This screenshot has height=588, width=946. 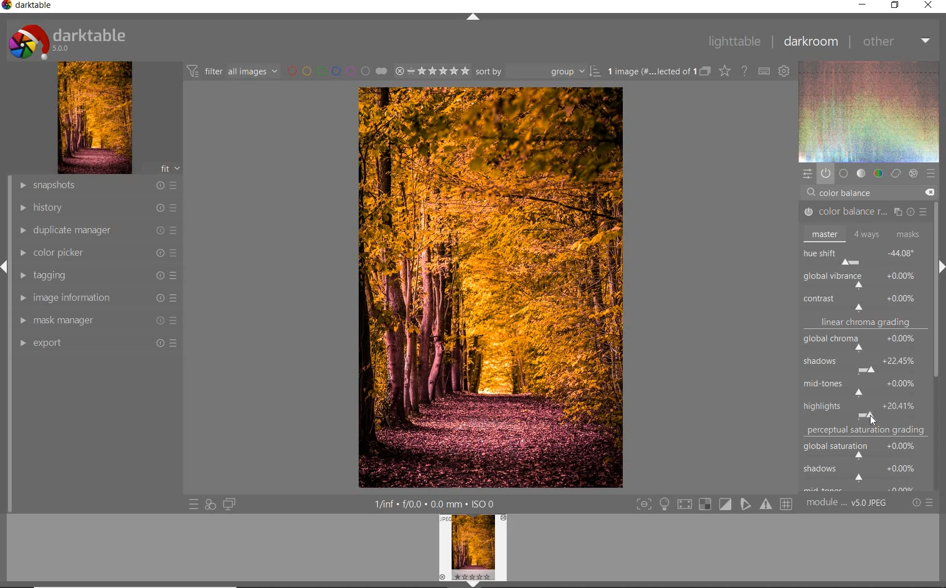 What do you see at coordinates (865, 448) in the screenshot?
I see `global saturation` at bounding box center [865, 448].